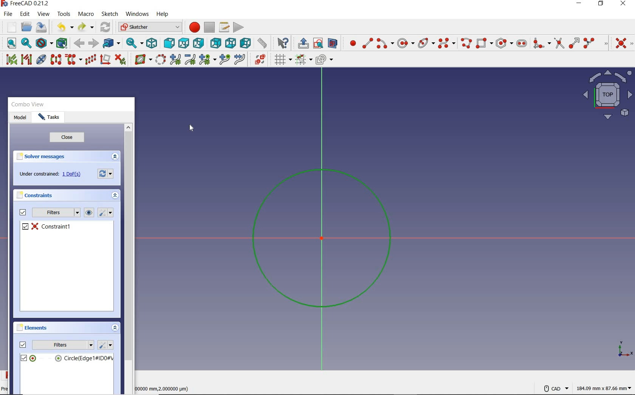  I want to click on bottom, so click(230, 43).